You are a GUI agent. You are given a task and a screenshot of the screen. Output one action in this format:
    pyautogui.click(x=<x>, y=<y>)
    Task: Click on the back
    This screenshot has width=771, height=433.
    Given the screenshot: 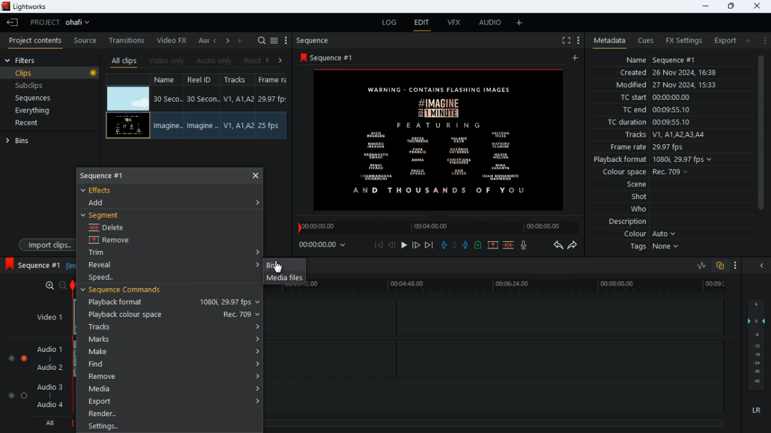 What is the action you would take?
    pyautogui.click(x=392, y=245)
    